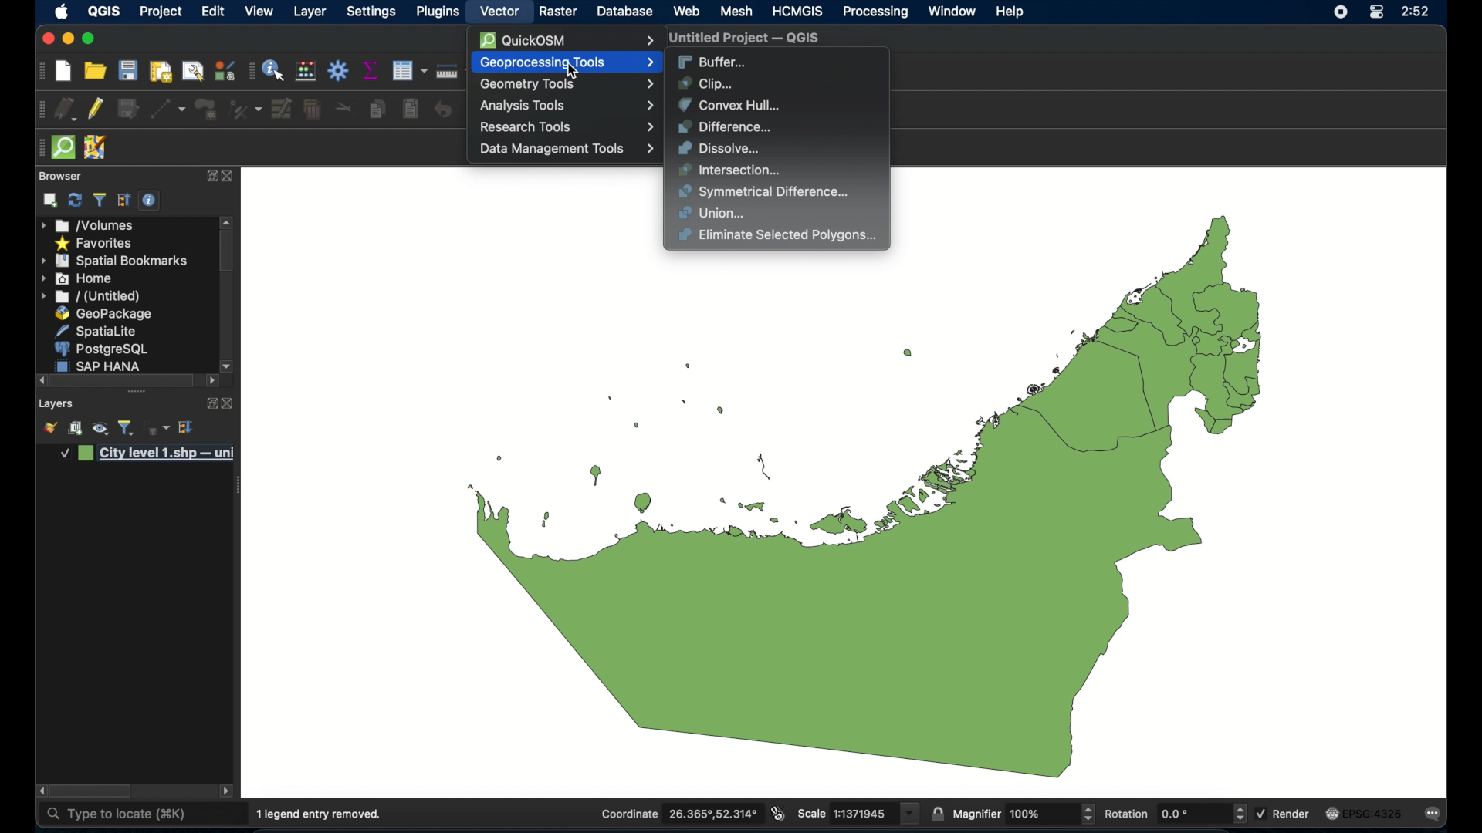 Image resolution: width=1482 pixels, height=833 pixels. Describe the element at coordinates (764, 192) in the screenshot. I see `symmetrical difference` at that location.